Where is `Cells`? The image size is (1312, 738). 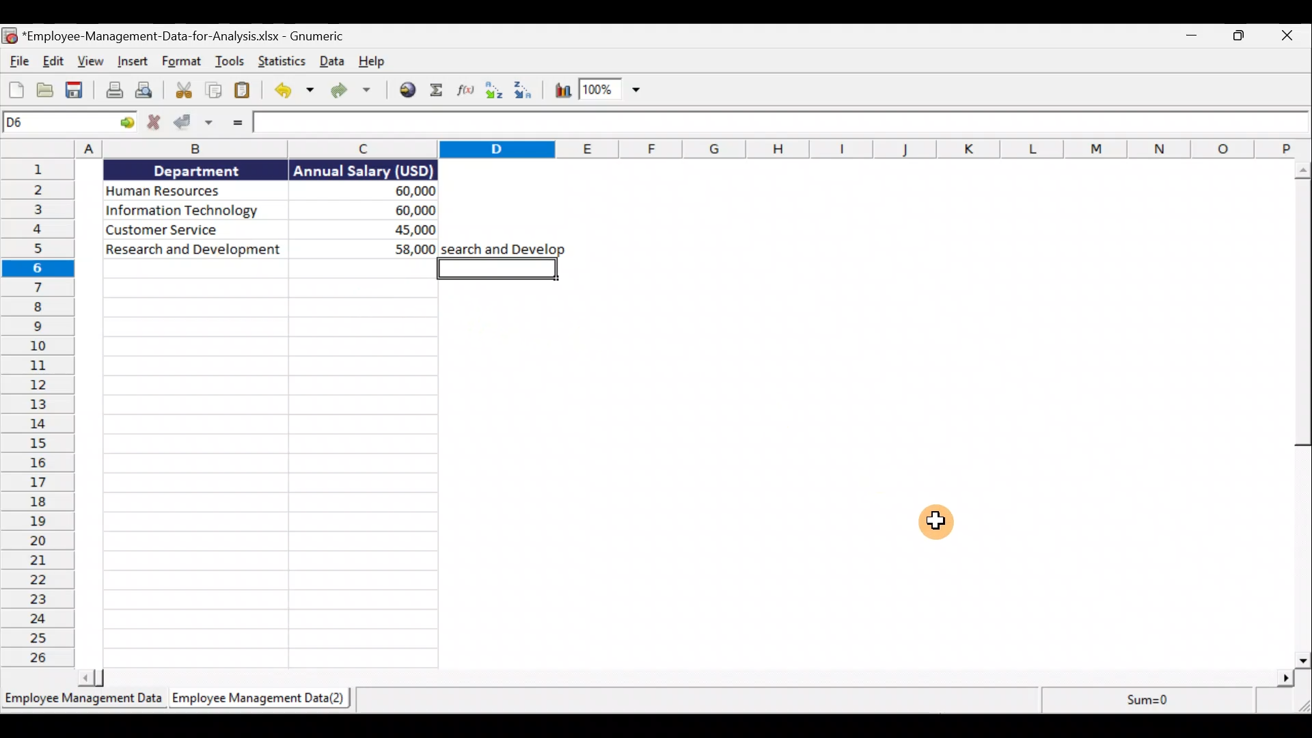
Cells is located at coordinates (268, 465).